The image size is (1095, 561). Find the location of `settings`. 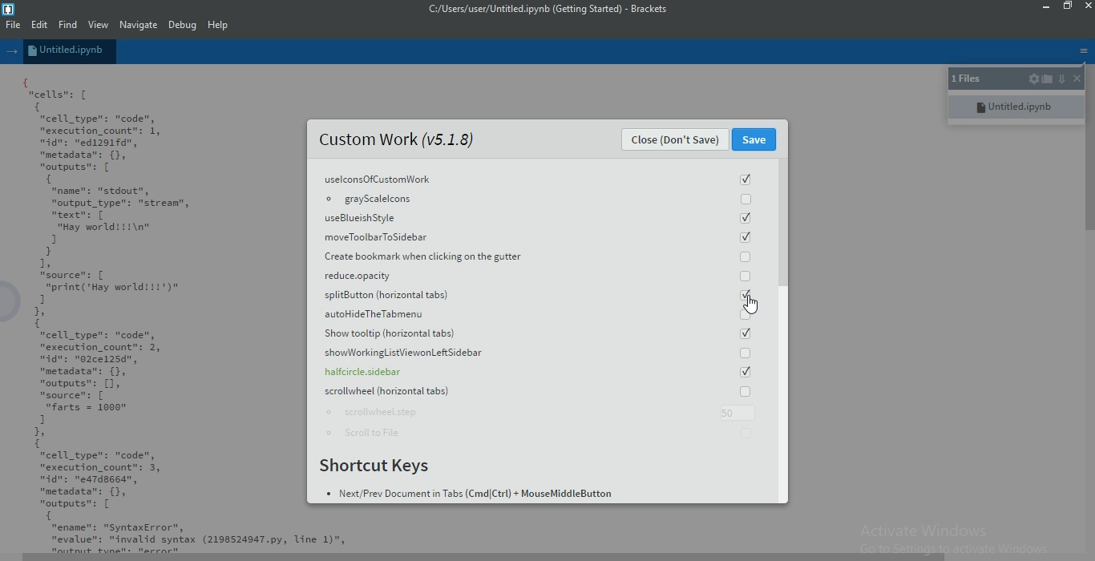

settings is located at coordinates (1032, 79).